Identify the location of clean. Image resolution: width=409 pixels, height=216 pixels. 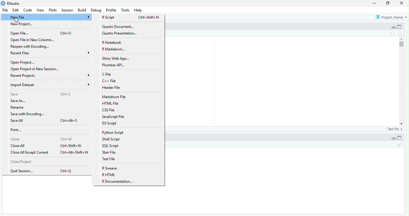
(400, 144).